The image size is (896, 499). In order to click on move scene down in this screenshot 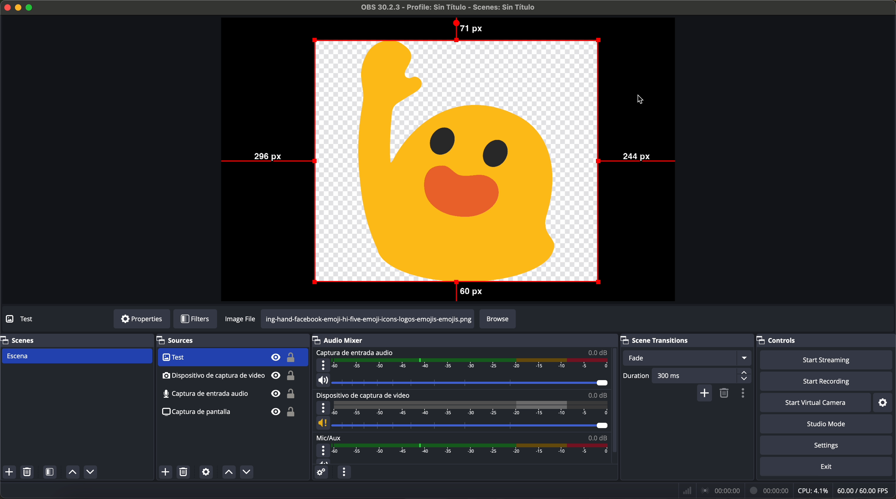, I will do `click(90, 473)`.